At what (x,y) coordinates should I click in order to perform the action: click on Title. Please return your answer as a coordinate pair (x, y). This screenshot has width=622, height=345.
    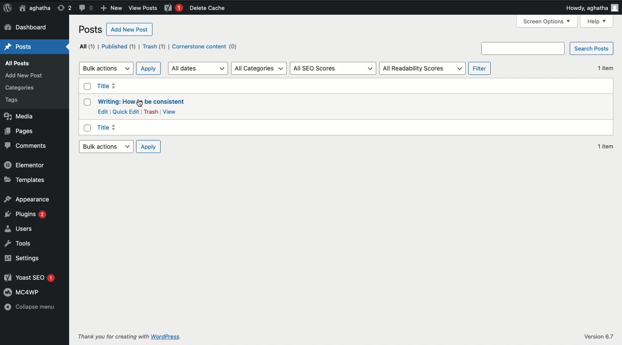
    Looking at the image, I should click on (108, 127).